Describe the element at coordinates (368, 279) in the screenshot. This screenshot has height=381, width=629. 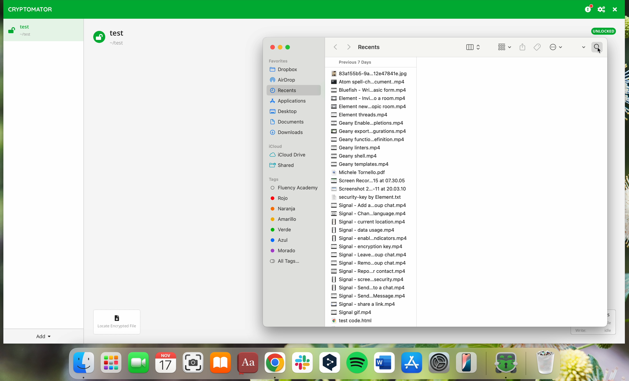
I see `Signal Scene` at that location.